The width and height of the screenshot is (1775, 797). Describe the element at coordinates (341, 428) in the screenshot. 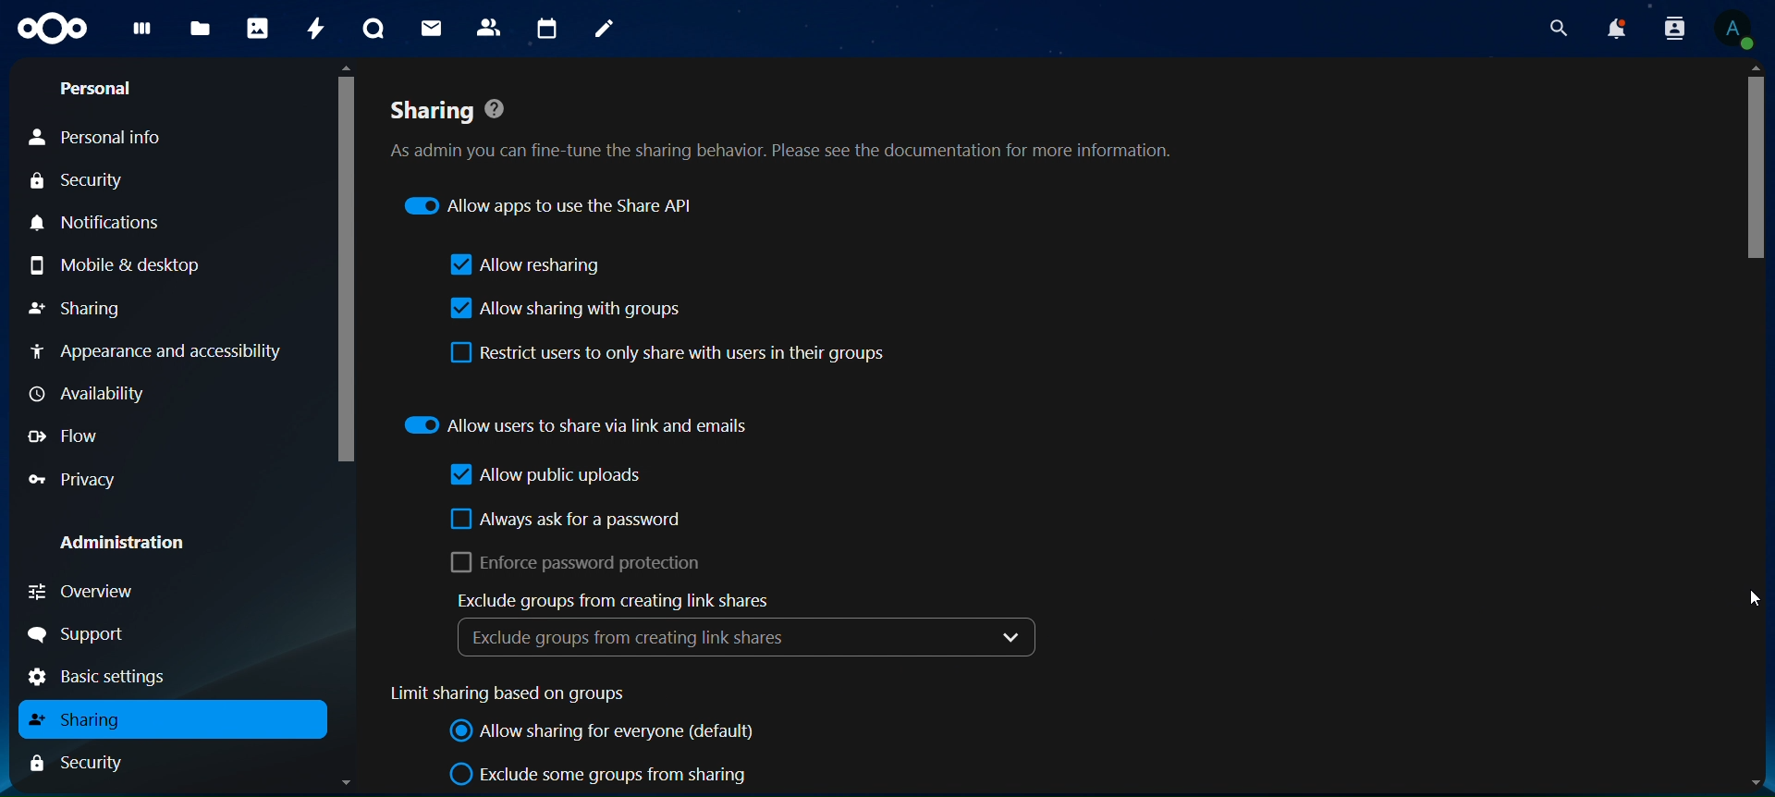

I see `Scrollbar` at that location.